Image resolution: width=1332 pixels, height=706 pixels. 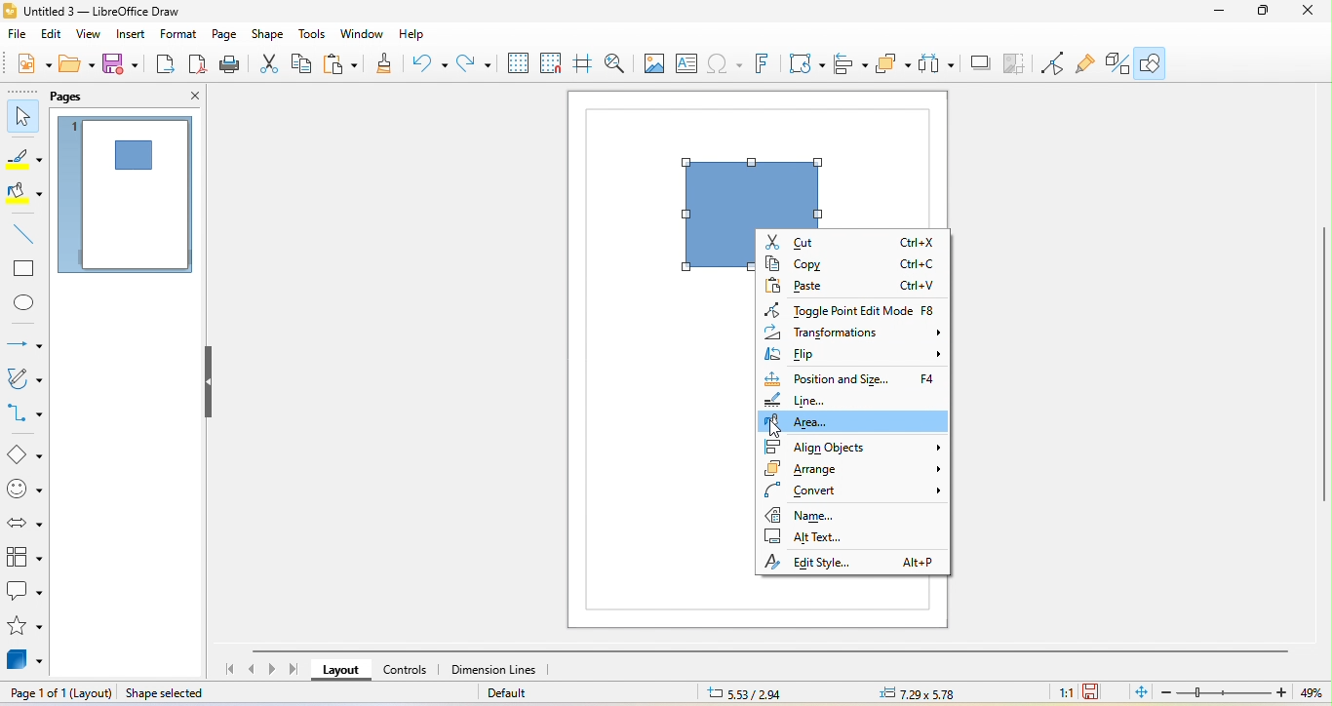 What do you see at coordinates (1052, 63) in the screenshot?
I see `point edit mode` at bounding box center [1052, 63].